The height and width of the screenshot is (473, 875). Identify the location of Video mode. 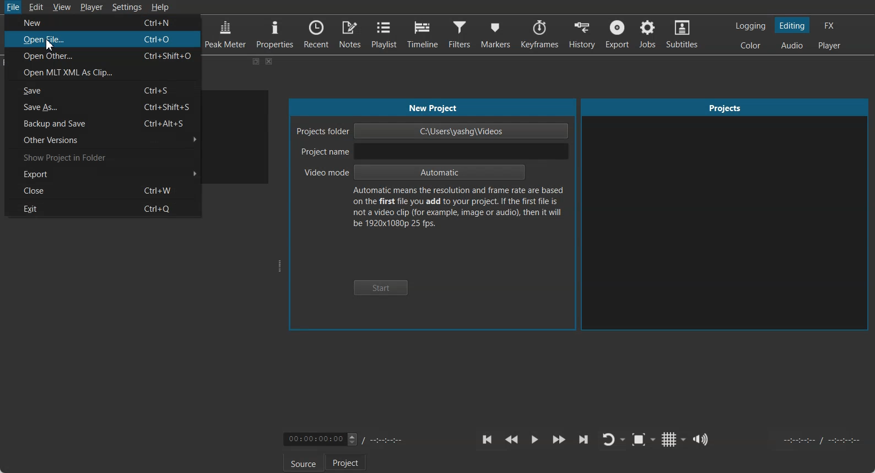
(321, 173).